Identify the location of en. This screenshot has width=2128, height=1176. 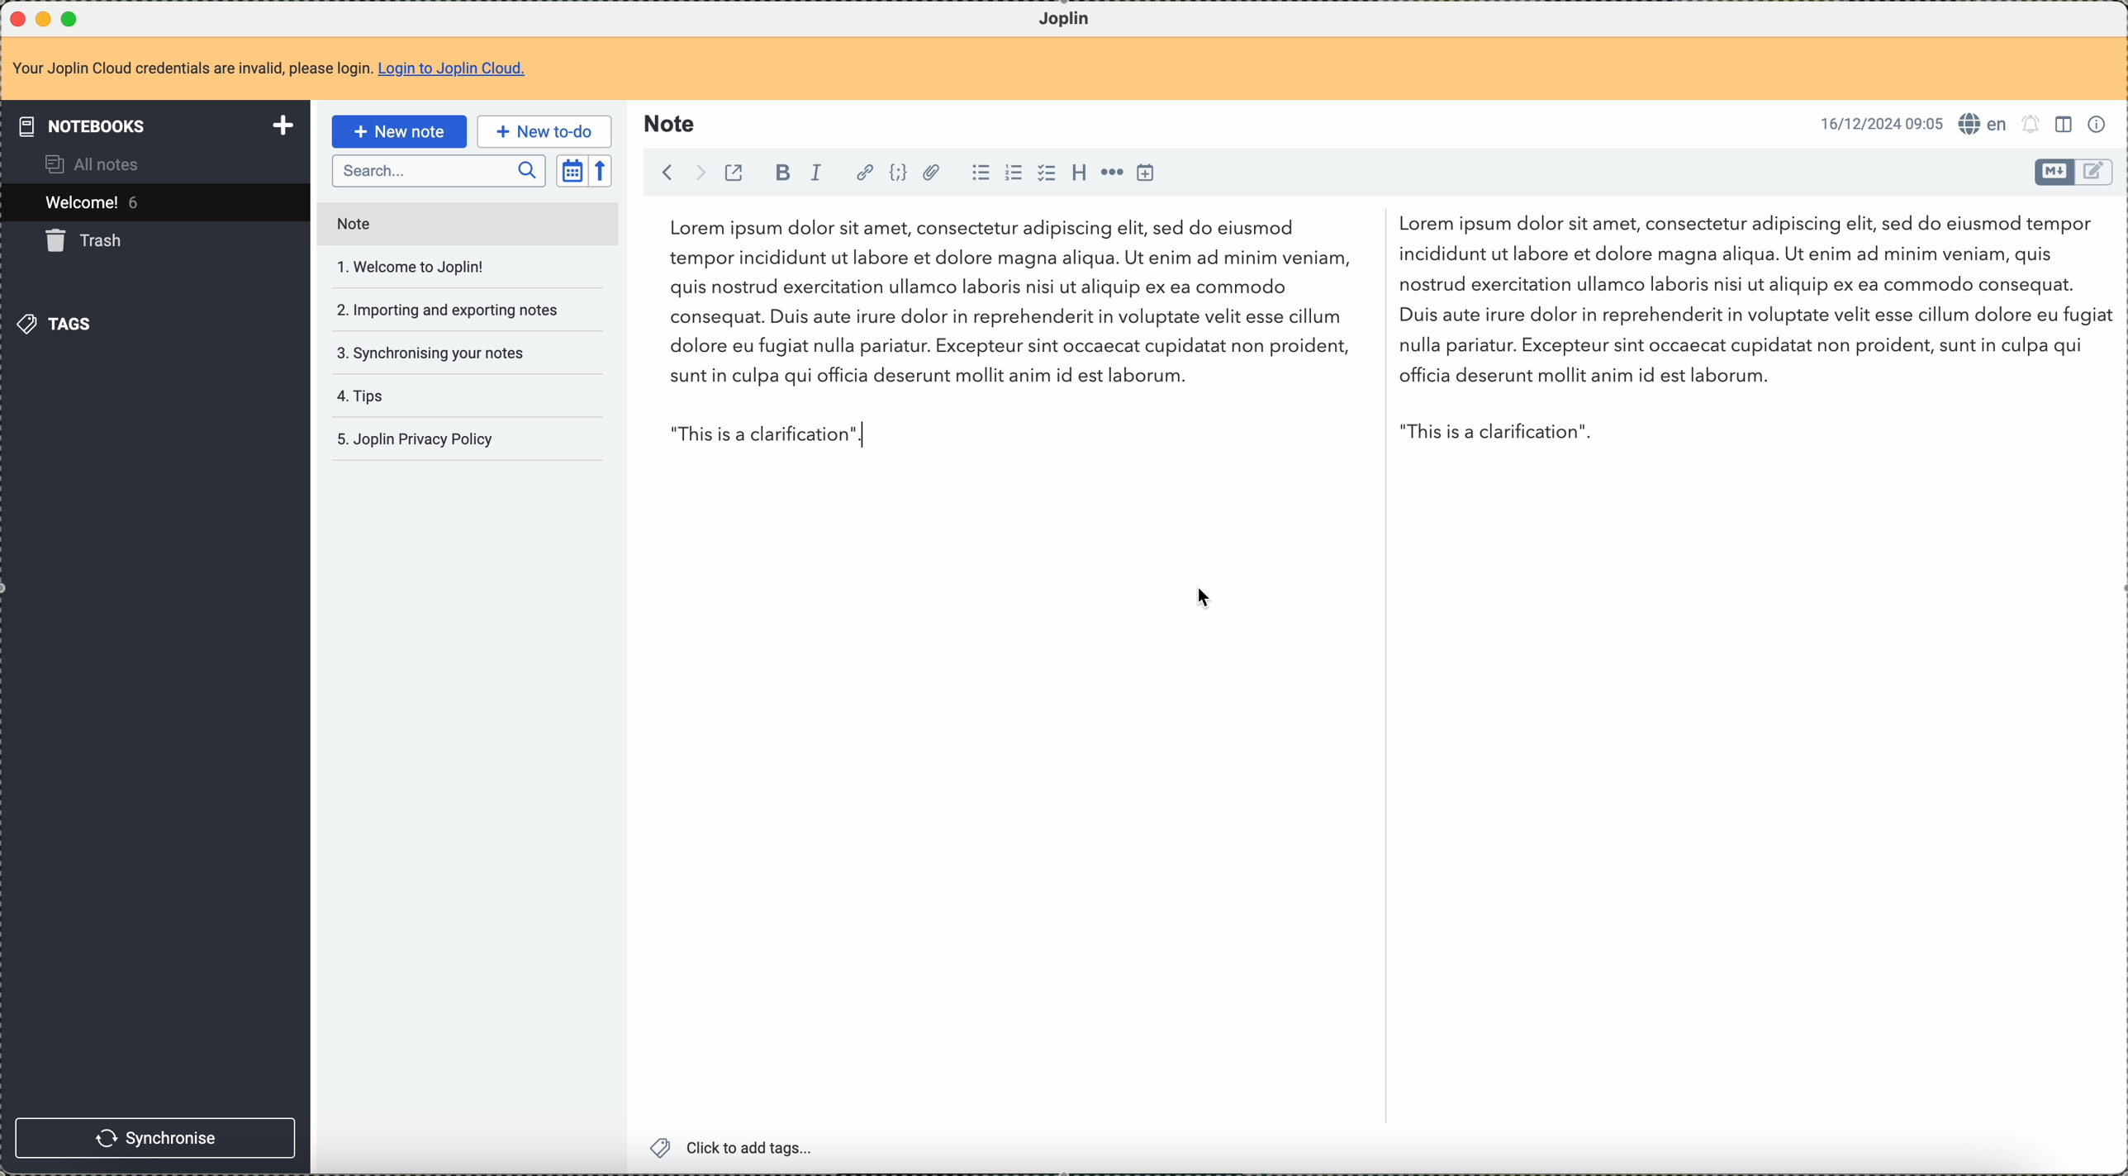
(1987, 124).